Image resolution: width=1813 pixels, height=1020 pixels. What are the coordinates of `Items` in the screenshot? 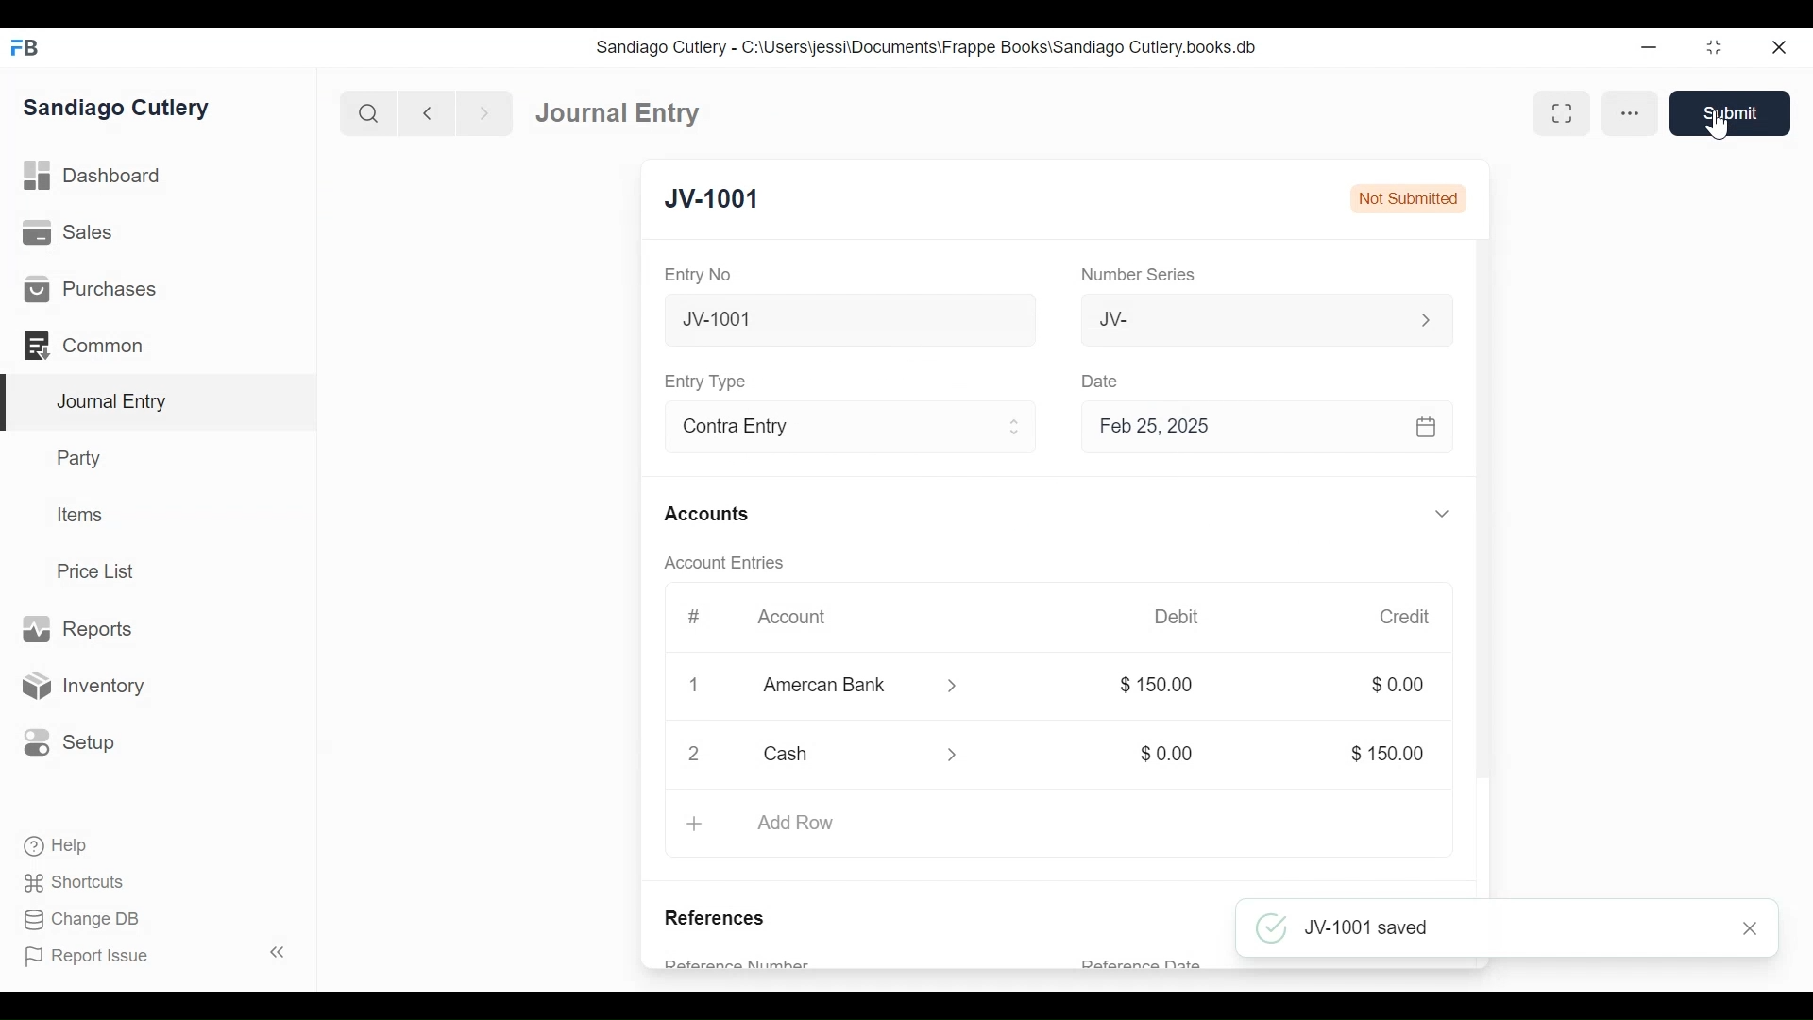 It's located at (81, 515).